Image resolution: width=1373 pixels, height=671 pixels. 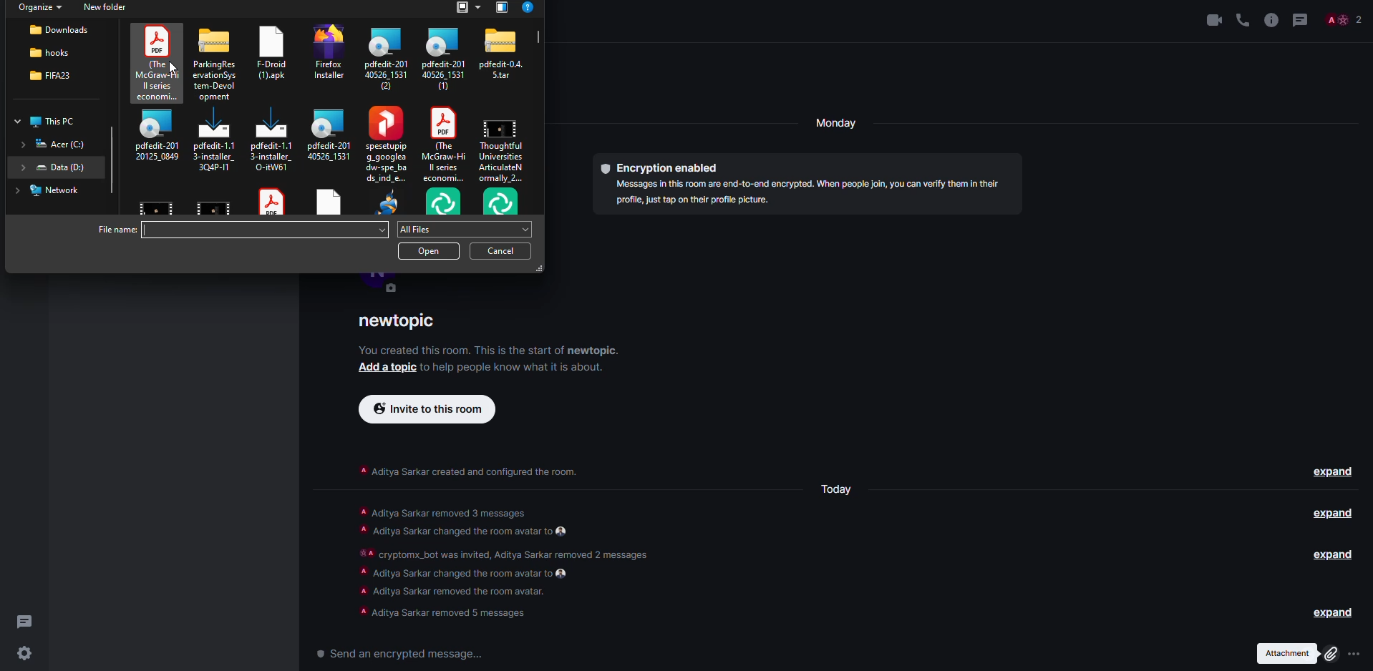 What do you see at coordinates (432, 250) in the screenshot?
I see `open` at bounding box center [432, 250].